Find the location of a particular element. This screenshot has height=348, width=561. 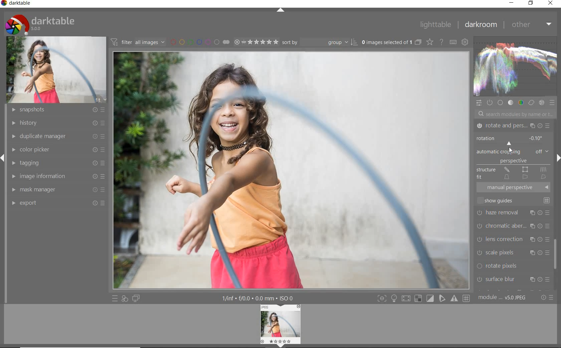

show global preference is located at coordinates (464, 41).